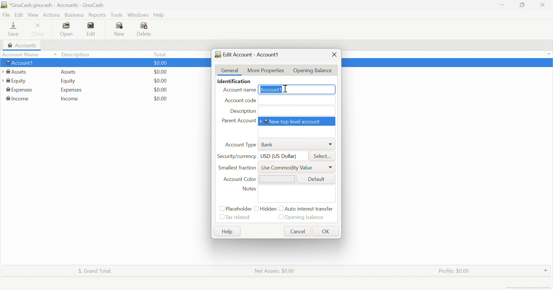  Describe the element at coordinates (162, 55) in the screenshot. I see `Total` at that location.